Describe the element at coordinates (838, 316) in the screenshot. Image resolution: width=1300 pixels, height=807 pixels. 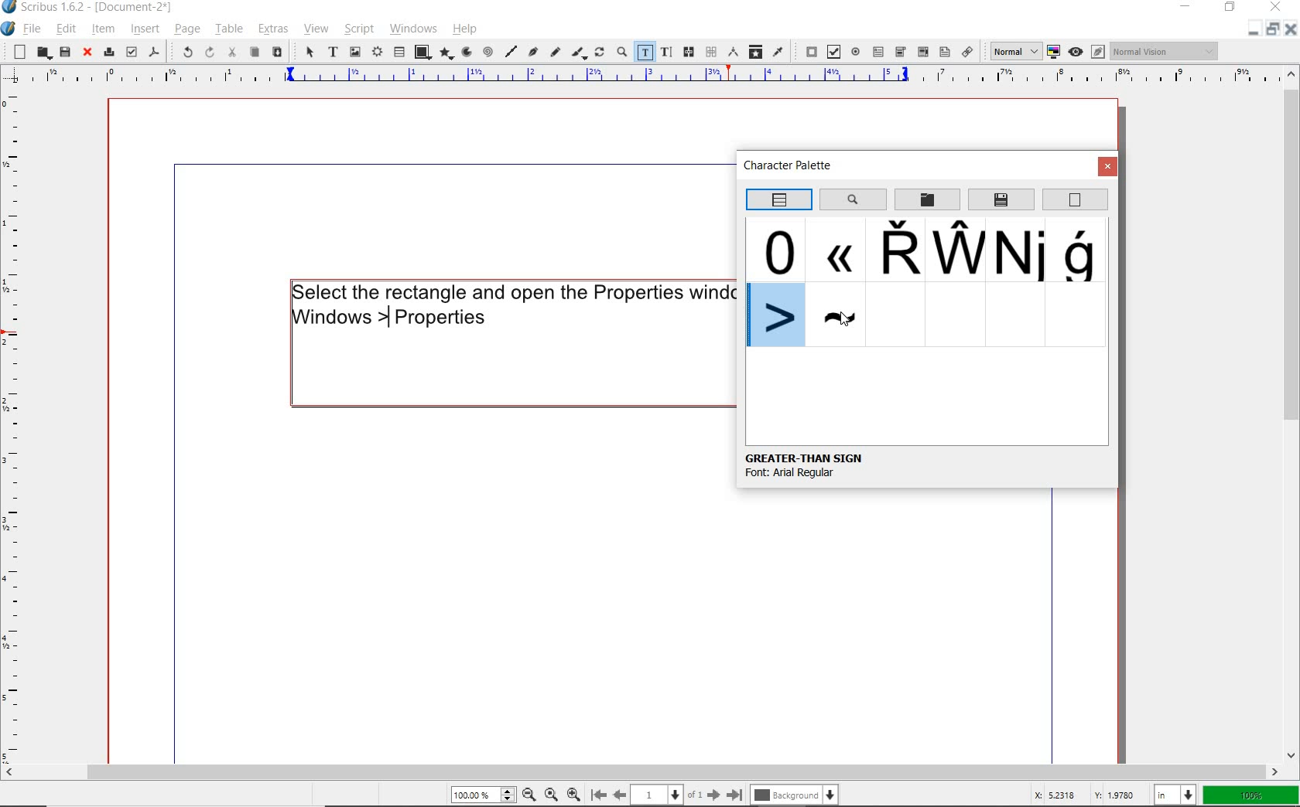
I see `Unicode 007e` at that location.